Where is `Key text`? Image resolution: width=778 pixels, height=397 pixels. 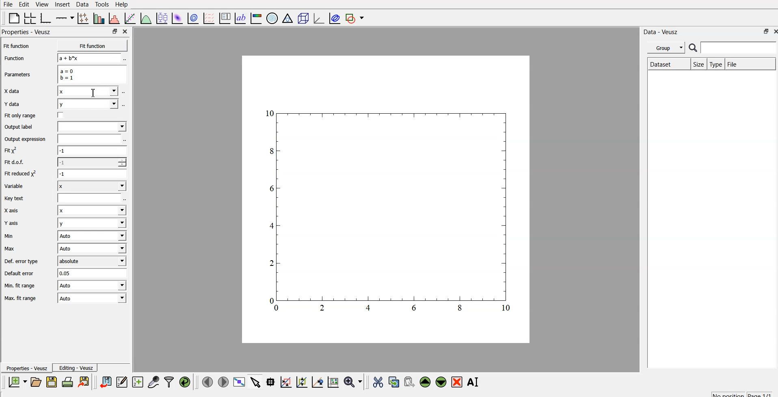
Key text is located at coordinates (19, 199).